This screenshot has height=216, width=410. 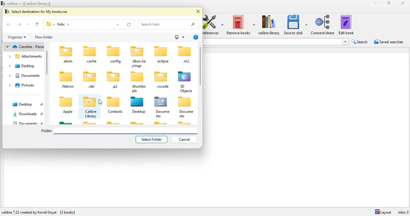 What do you see at coordinates (119, 131) in the screenshot?
I see `folder: ` at bounding box center [119, 131].